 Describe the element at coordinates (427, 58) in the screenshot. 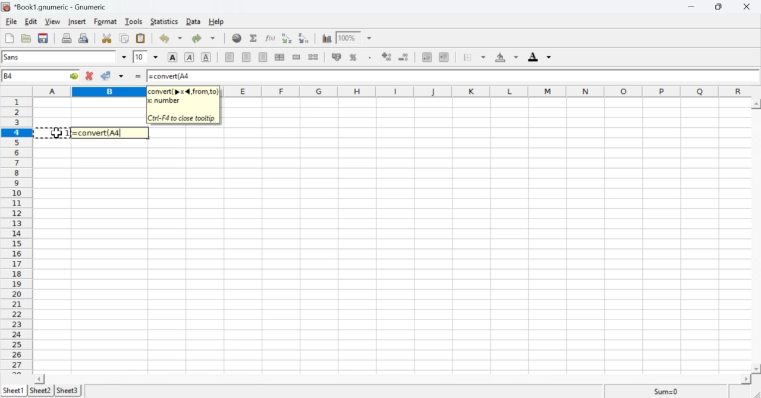

I see `Decrease indent, align to left.` at that location.